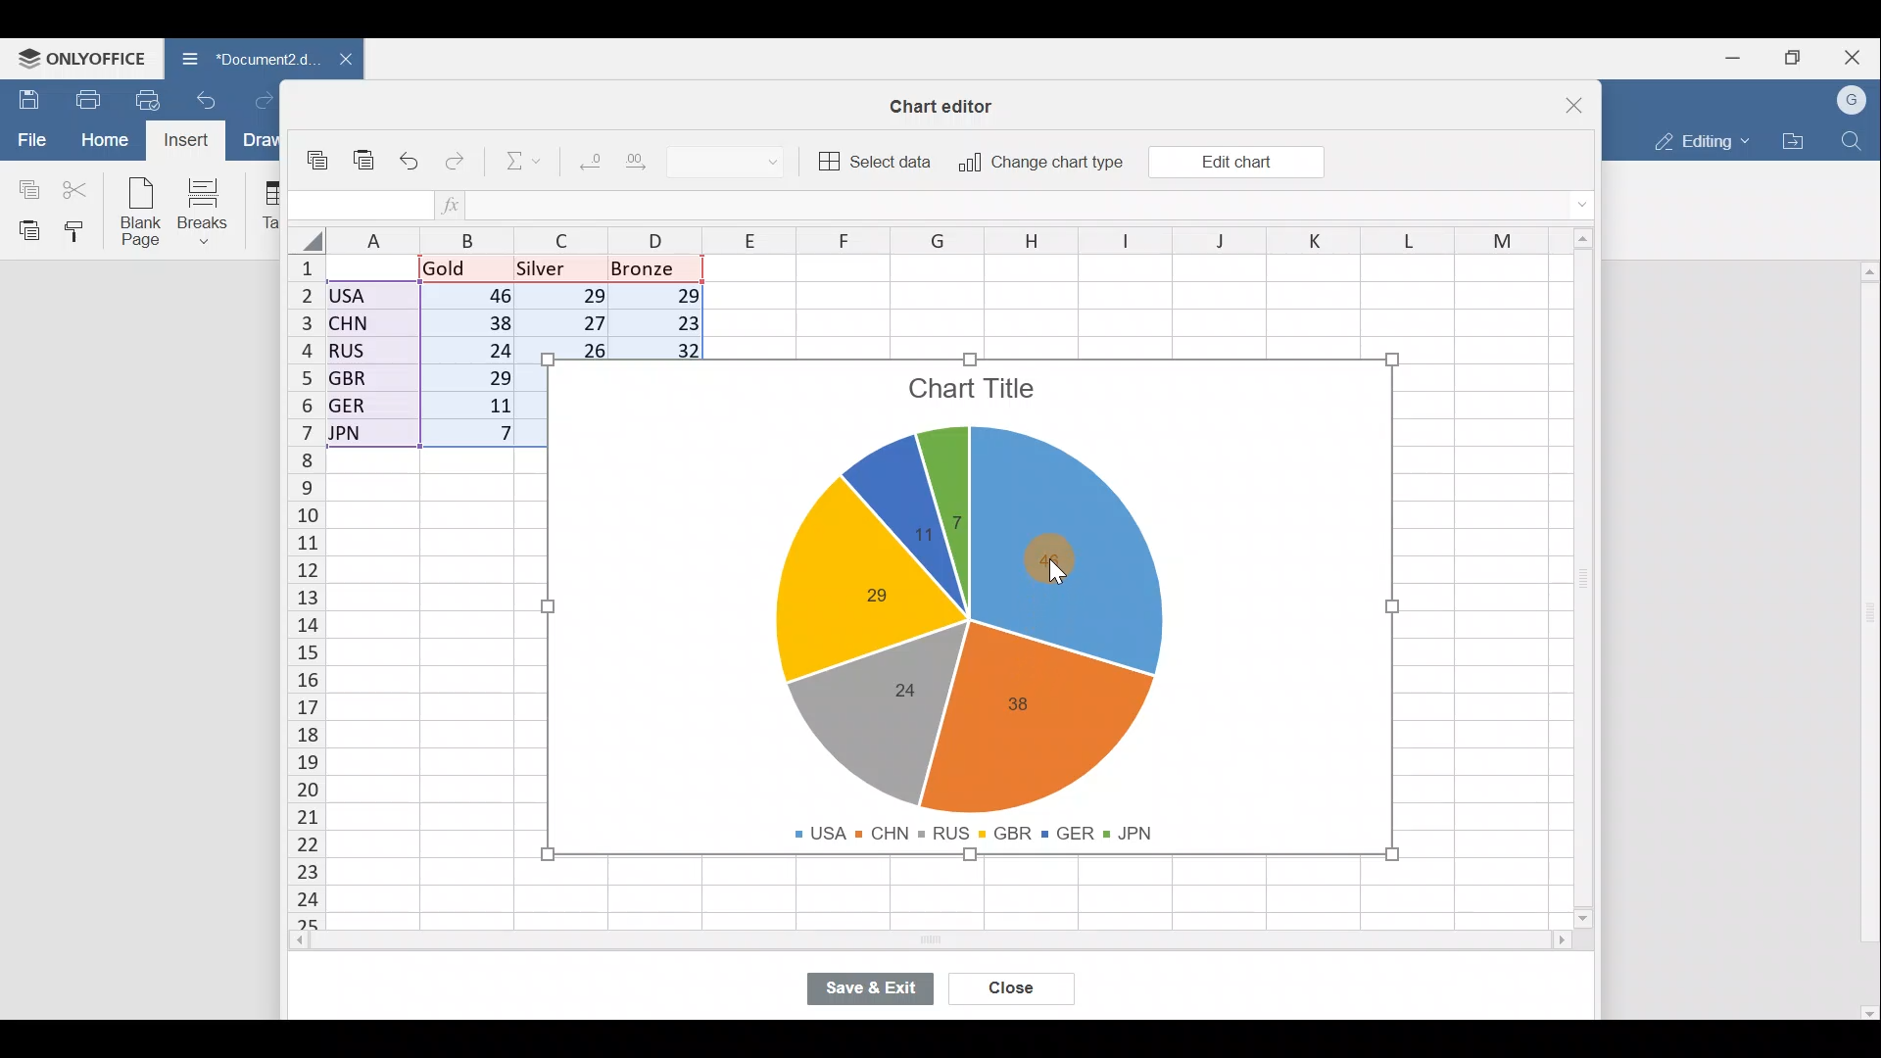 This screenshot has height=1058, width=1881. Describe the element at coordinates (265, 142) in the screenshot. I see `Draw` at that location.